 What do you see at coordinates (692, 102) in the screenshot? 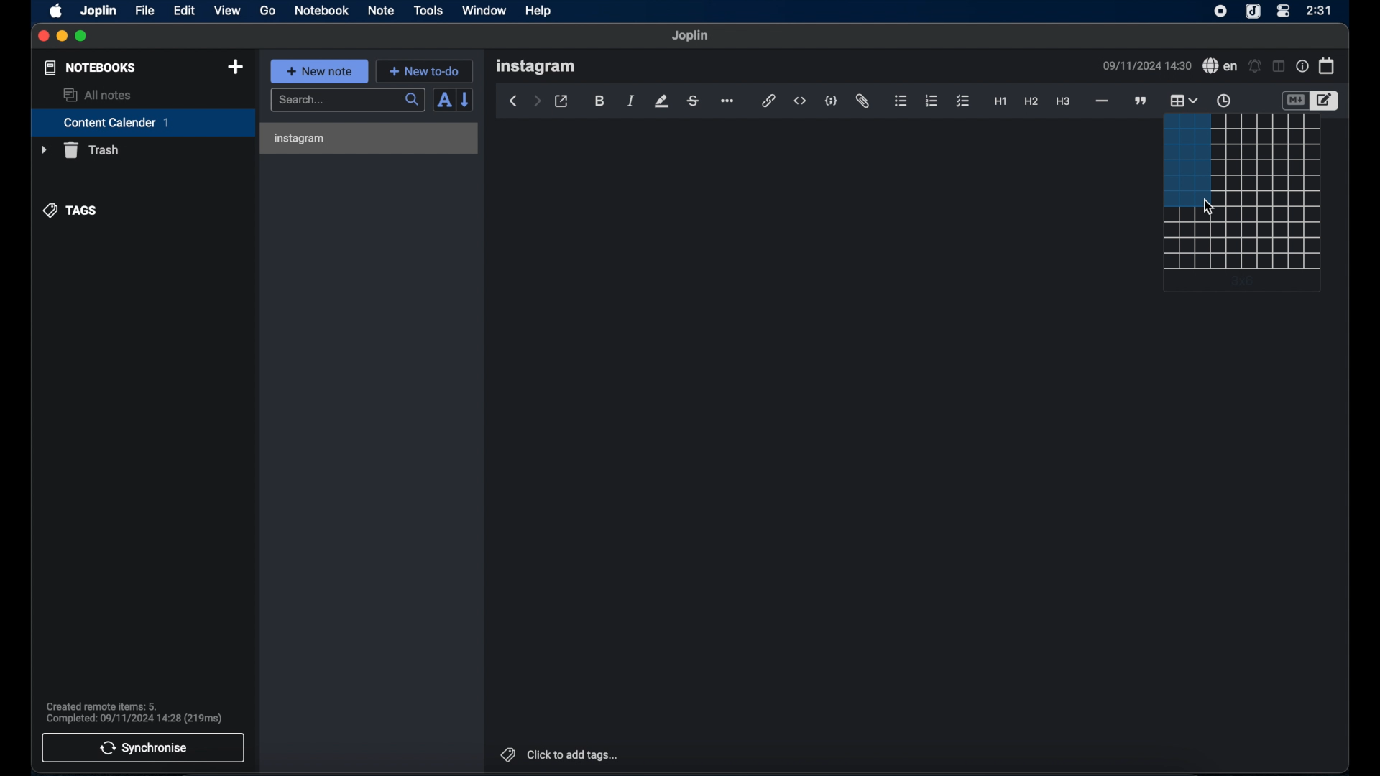
I see `strikethrough` at bounding box center [692, 102].